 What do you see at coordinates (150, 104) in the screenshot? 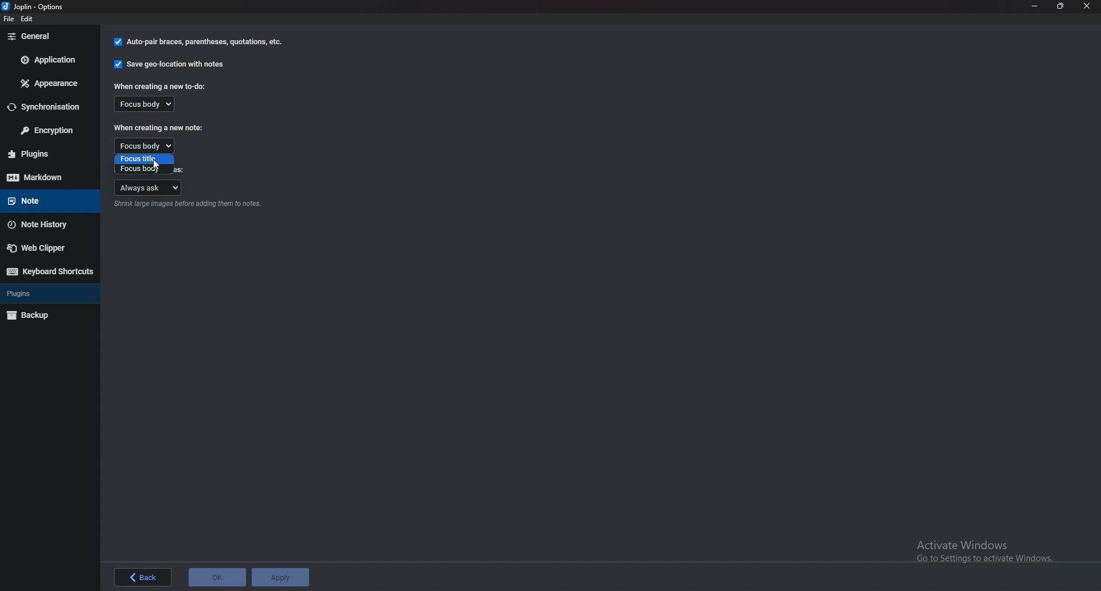
I see `Focus body` at bounding box center [150, 104].